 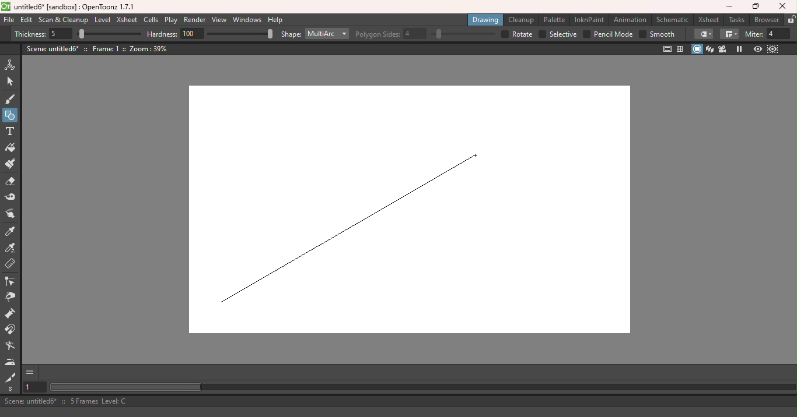 What do you see at coordinates (767, 19) in the screenshot?
I see `Browser` at bounding box center [767, 19].